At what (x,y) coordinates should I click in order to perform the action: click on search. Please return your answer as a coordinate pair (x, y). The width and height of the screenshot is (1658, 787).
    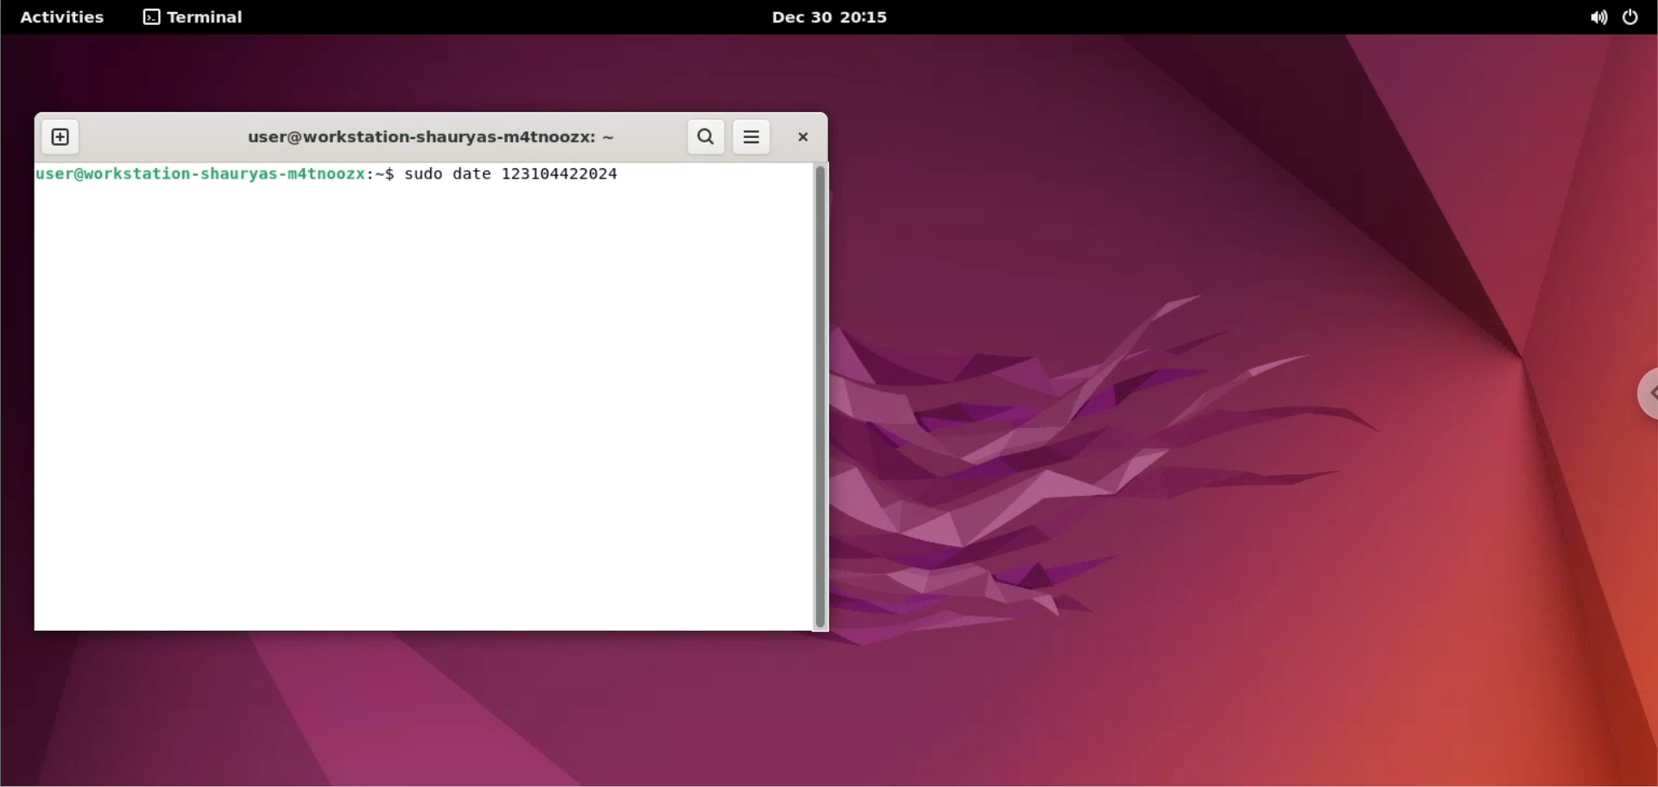
    Looking at the image, I should click on (706, 135).